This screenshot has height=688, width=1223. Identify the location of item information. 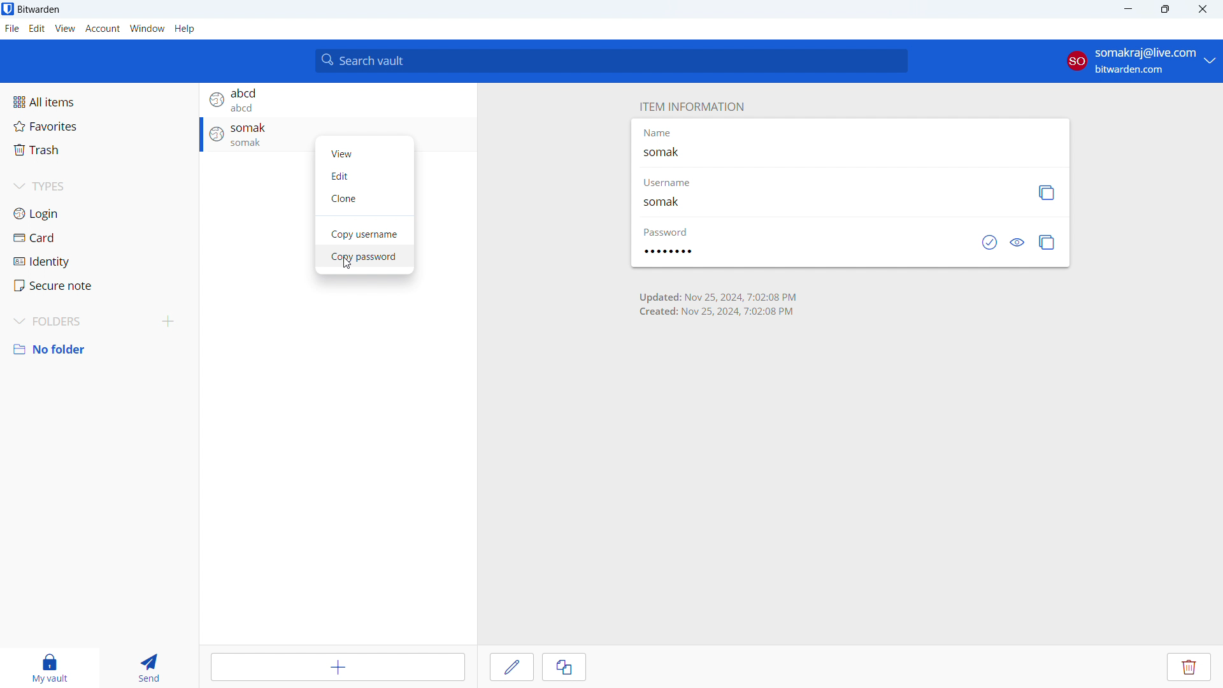
(691, 108).